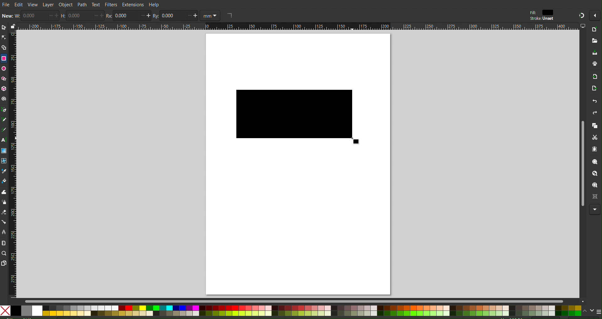 Image resolution: width=602 pixels, height=319 pixels. Describe the element at coordinates (4, 232) in the screenshot. I see `LPE Tool` at that location.